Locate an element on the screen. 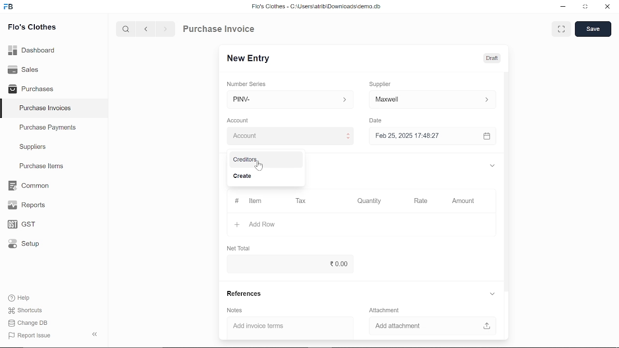 This screenshot has height=348, width=619. Purchase Invoice is located at coordinates (221, 30).